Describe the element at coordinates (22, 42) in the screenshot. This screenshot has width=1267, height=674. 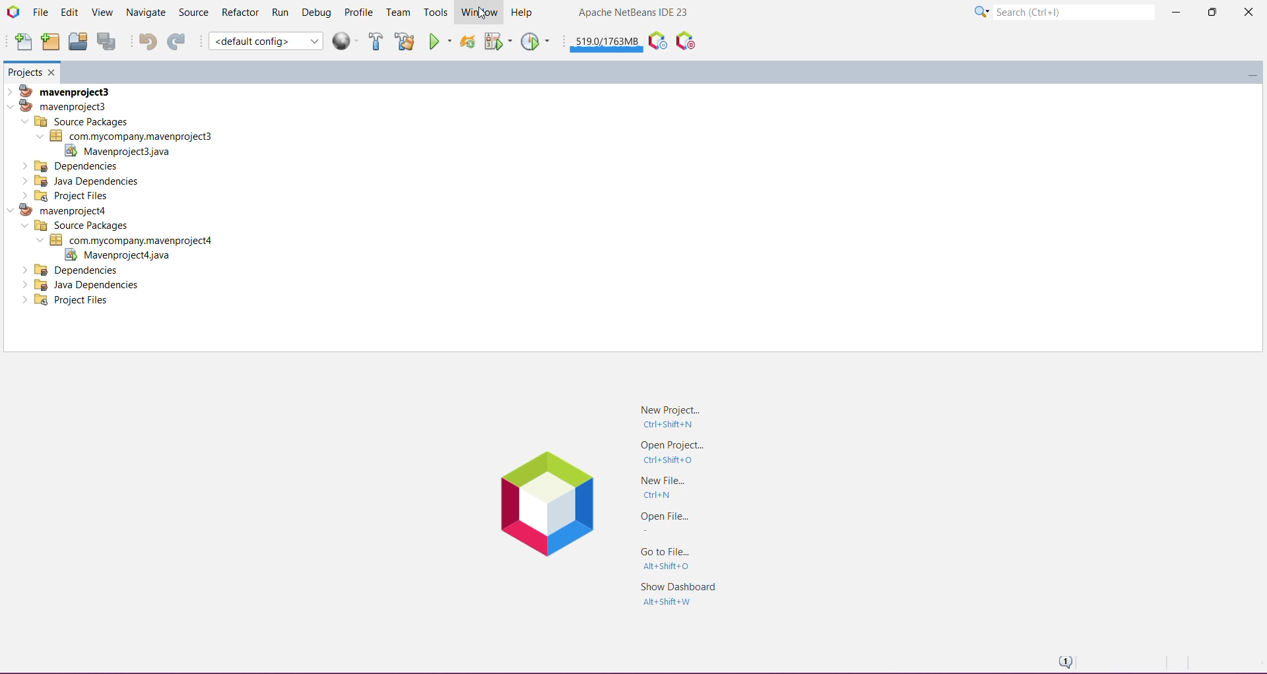
I see `New File` at that location.